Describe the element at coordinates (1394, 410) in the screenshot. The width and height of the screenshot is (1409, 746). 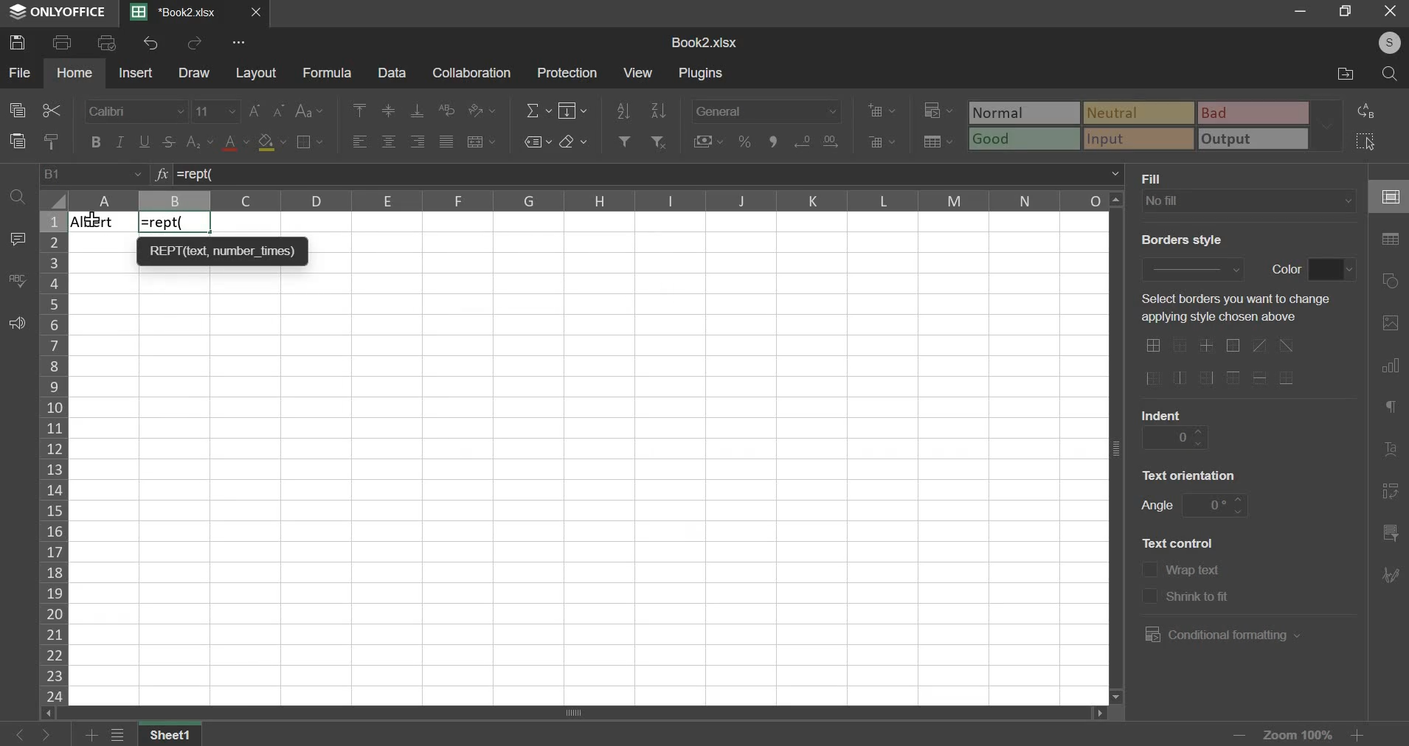
I see `paragraph settings` at that location.